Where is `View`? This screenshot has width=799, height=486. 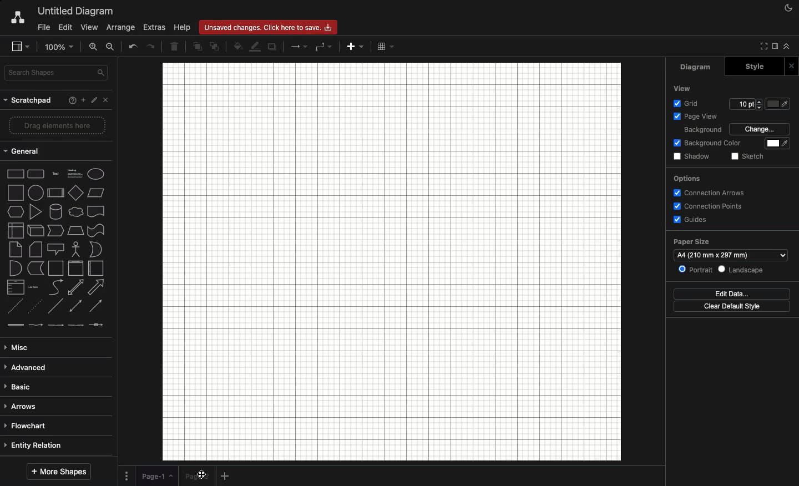 View is located at coordinates (682, 88).